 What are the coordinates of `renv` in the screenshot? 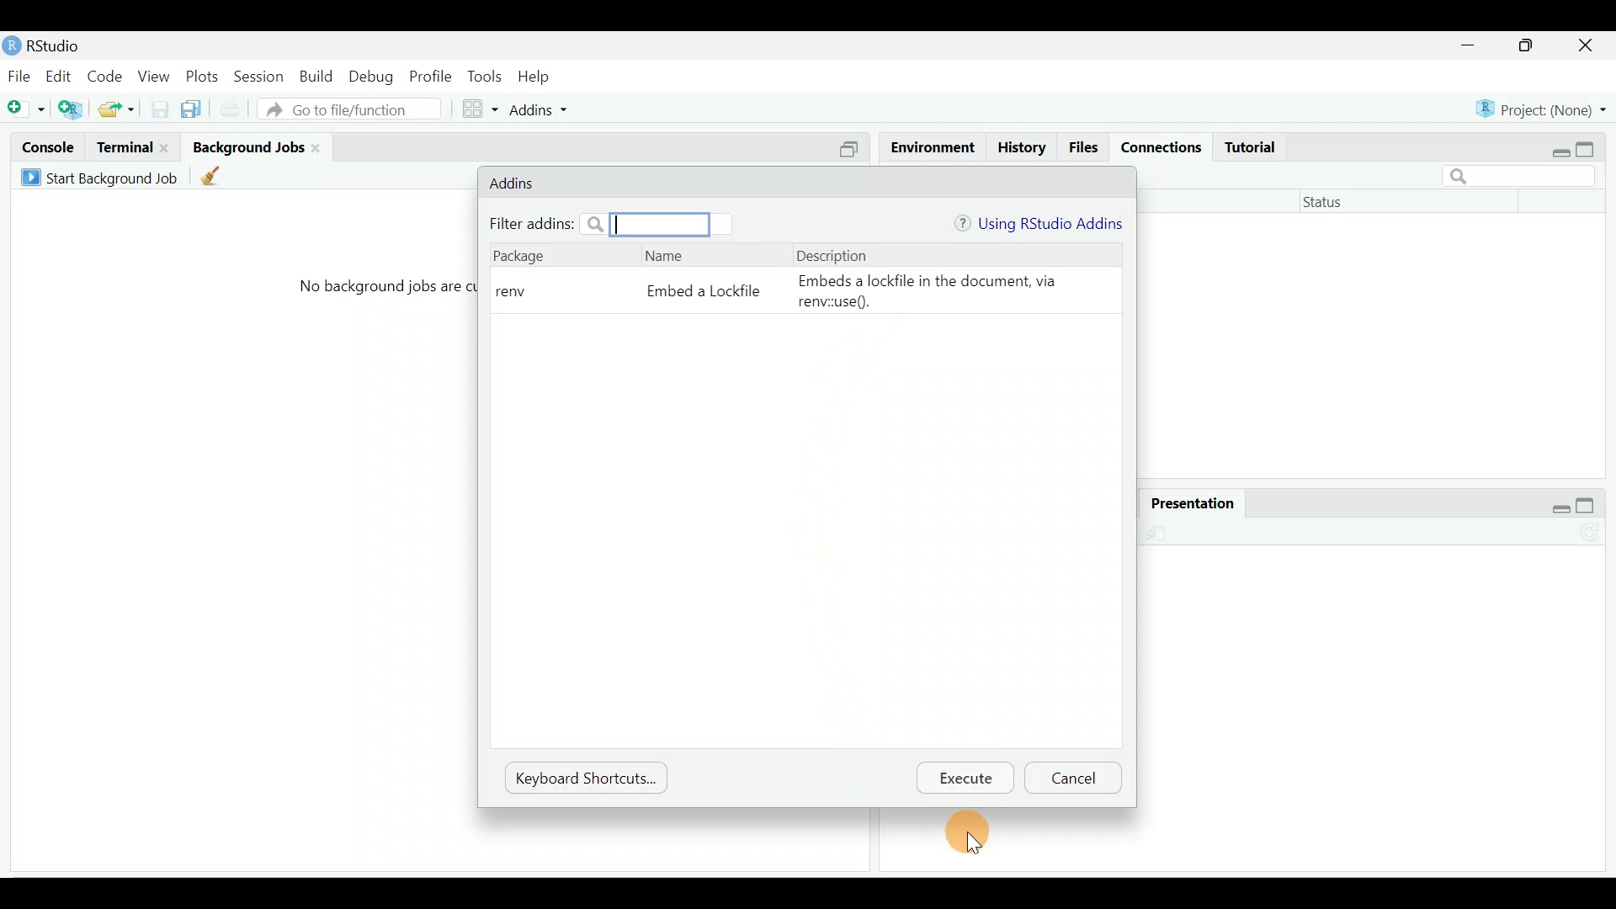 It's located at (515, 291).